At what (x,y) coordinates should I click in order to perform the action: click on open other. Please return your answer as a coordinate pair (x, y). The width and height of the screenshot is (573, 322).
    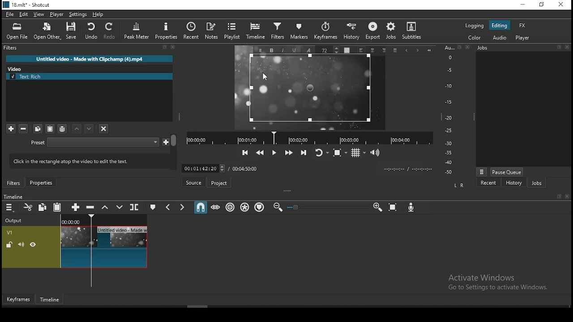
    Looking at the image, I should click on (47, 31).